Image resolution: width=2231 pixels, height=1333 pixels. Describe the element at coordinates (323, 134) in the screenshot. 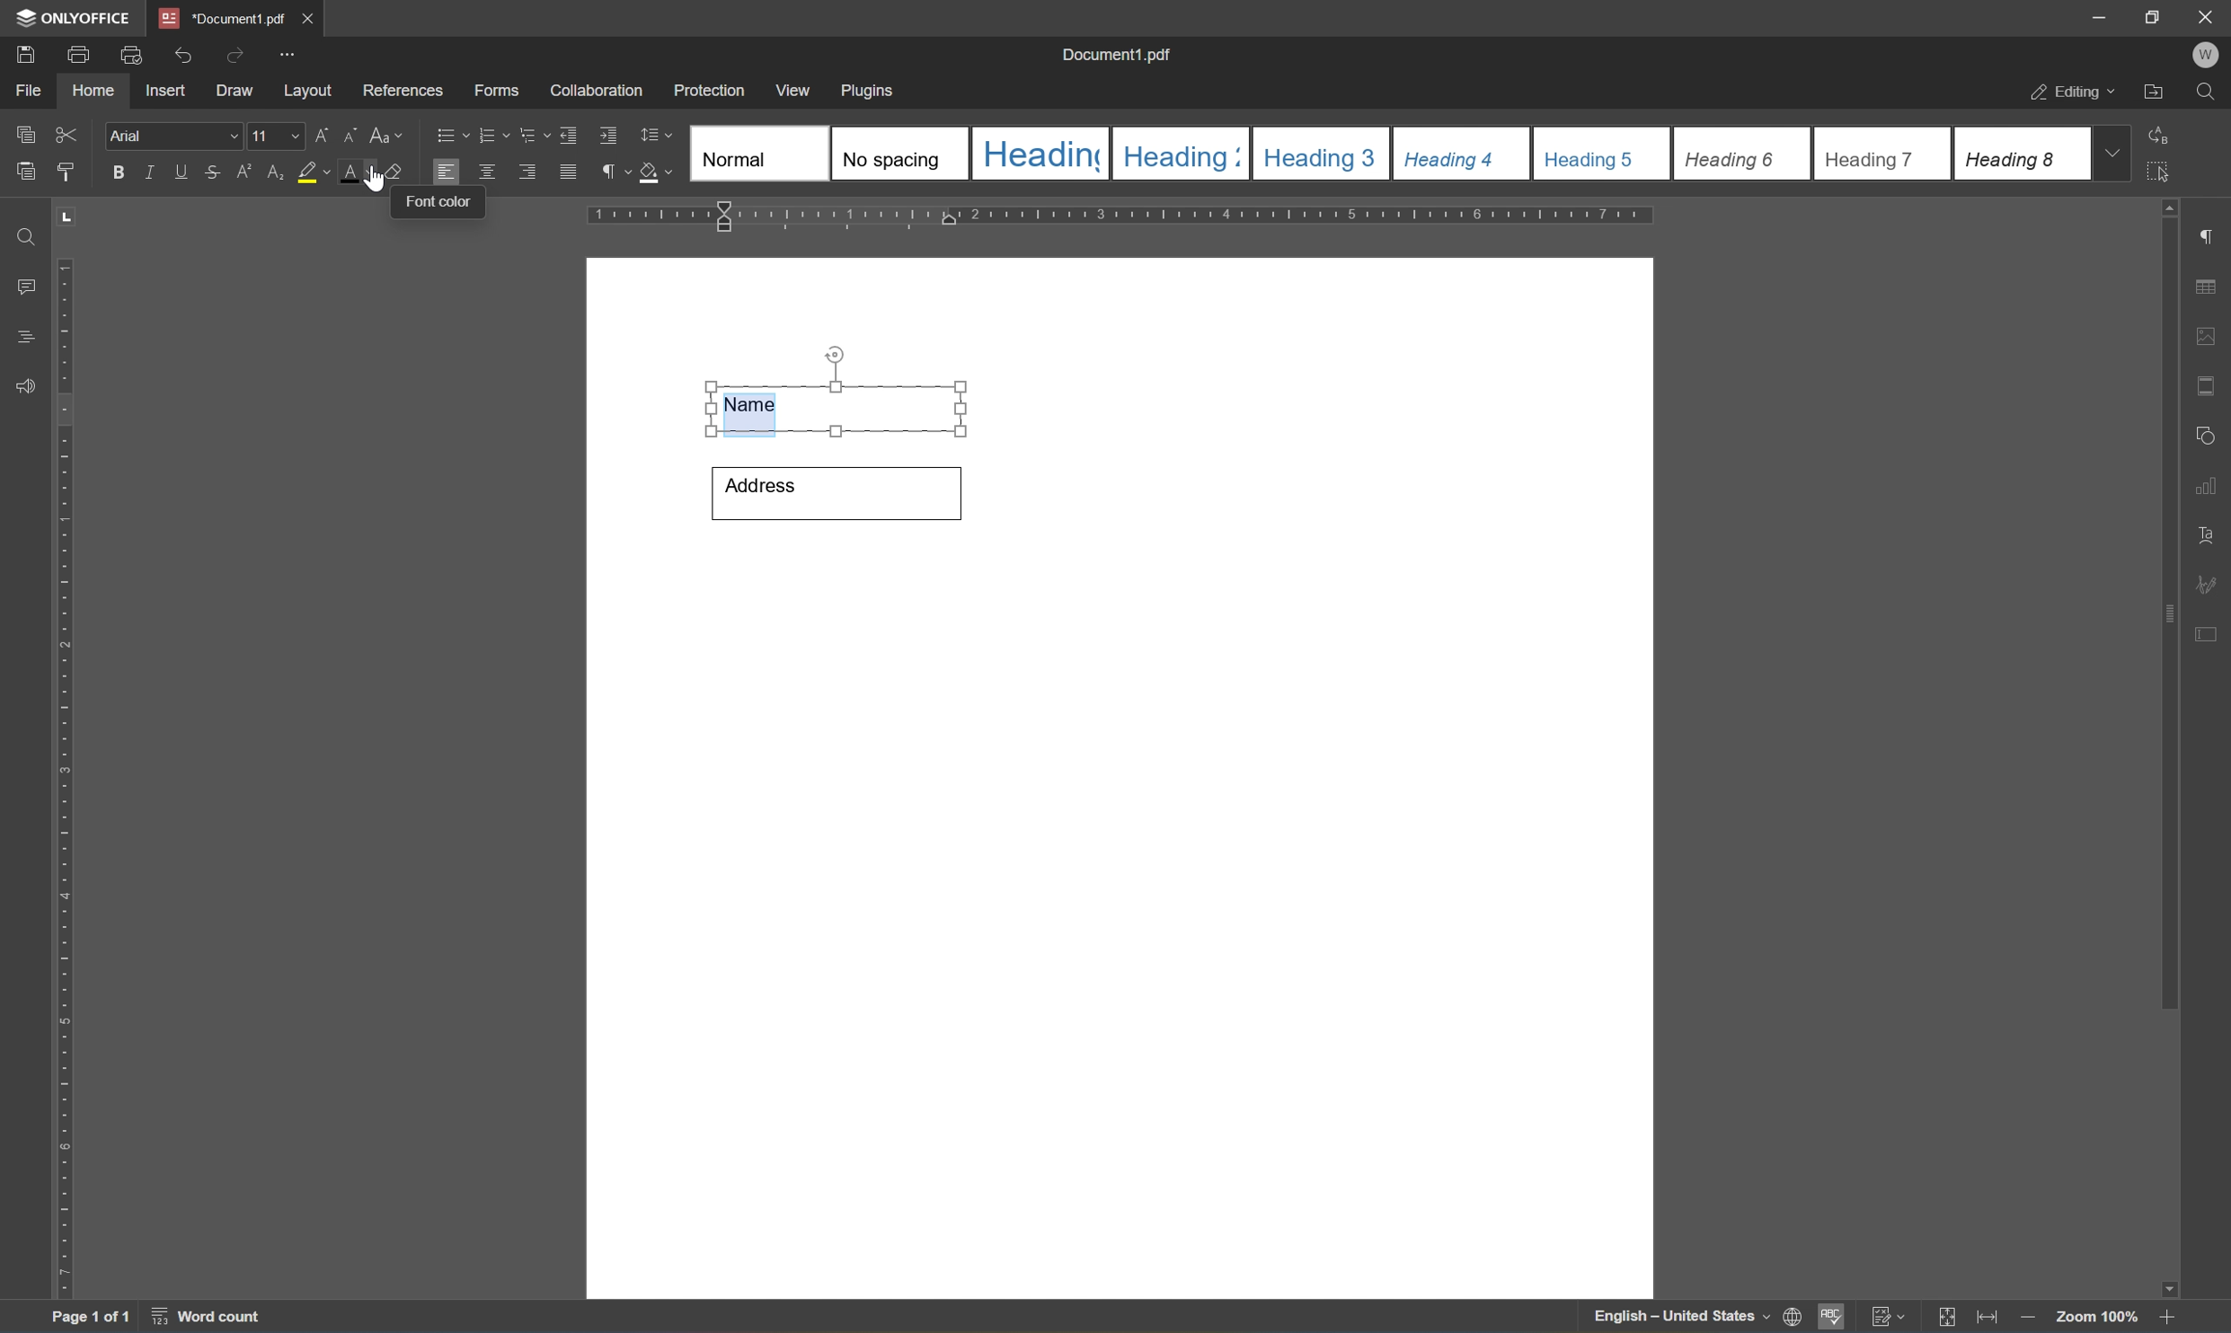

I see `increment font size` at that location.